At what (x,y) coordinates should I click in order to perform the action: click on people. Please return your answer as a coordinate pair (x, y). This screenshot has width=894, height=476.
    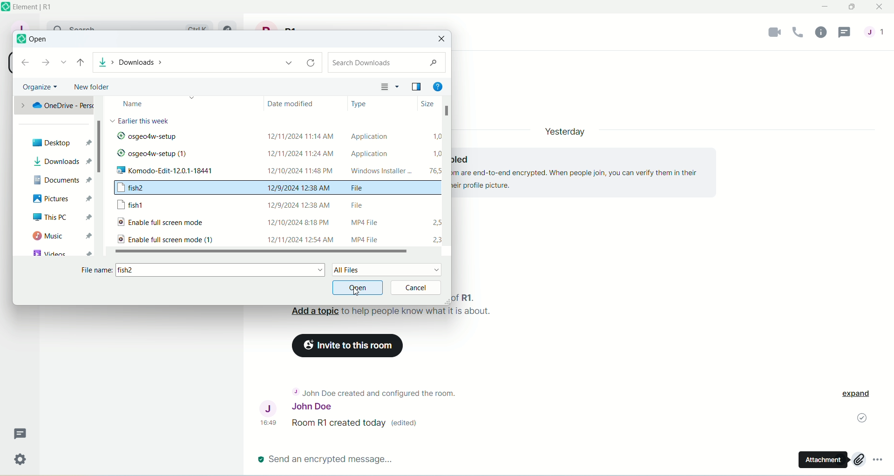
    Looking at the image, I should click on (878, 36).